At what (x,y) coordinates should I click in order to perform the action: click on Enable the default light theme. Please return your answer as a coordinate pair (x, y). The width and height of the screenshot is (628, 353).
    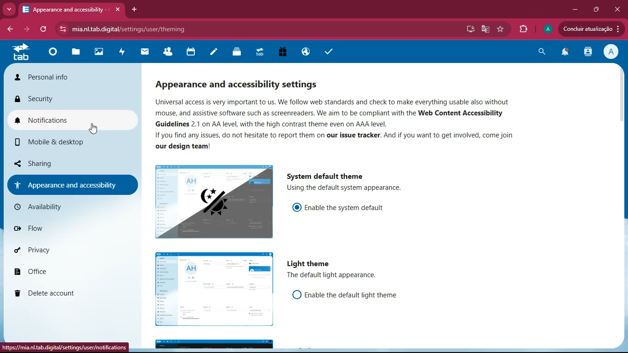
    Looking at the image, I should click on (347, 296).